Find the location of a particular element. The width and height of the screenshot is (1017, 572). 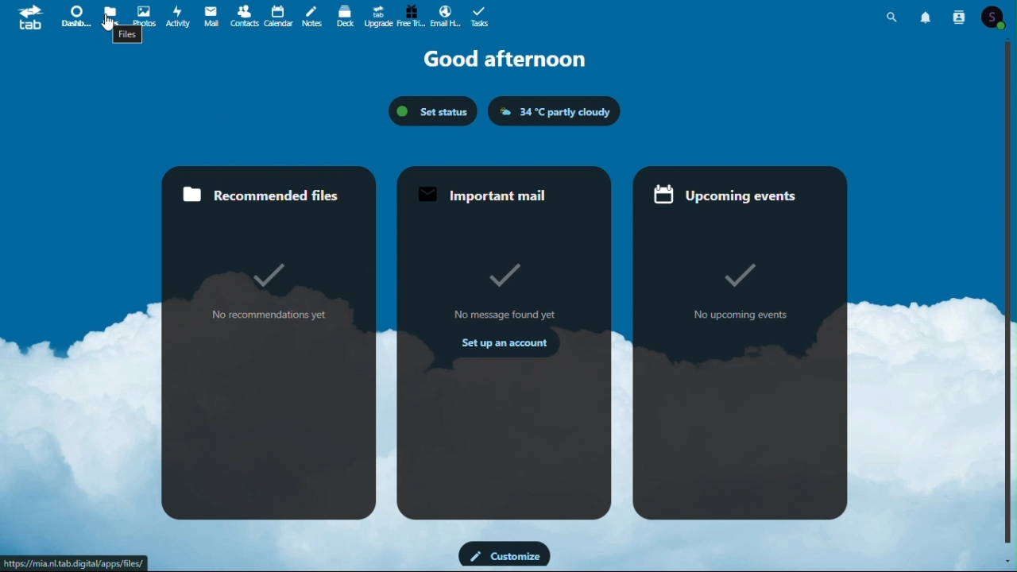

Account icon is located at coordinates (997, 16).